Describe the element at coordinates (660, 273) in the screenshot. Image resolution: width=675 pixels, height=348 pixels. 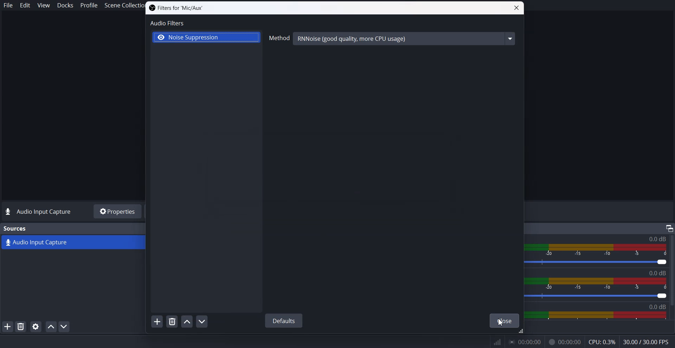
I see `Text` at that location.